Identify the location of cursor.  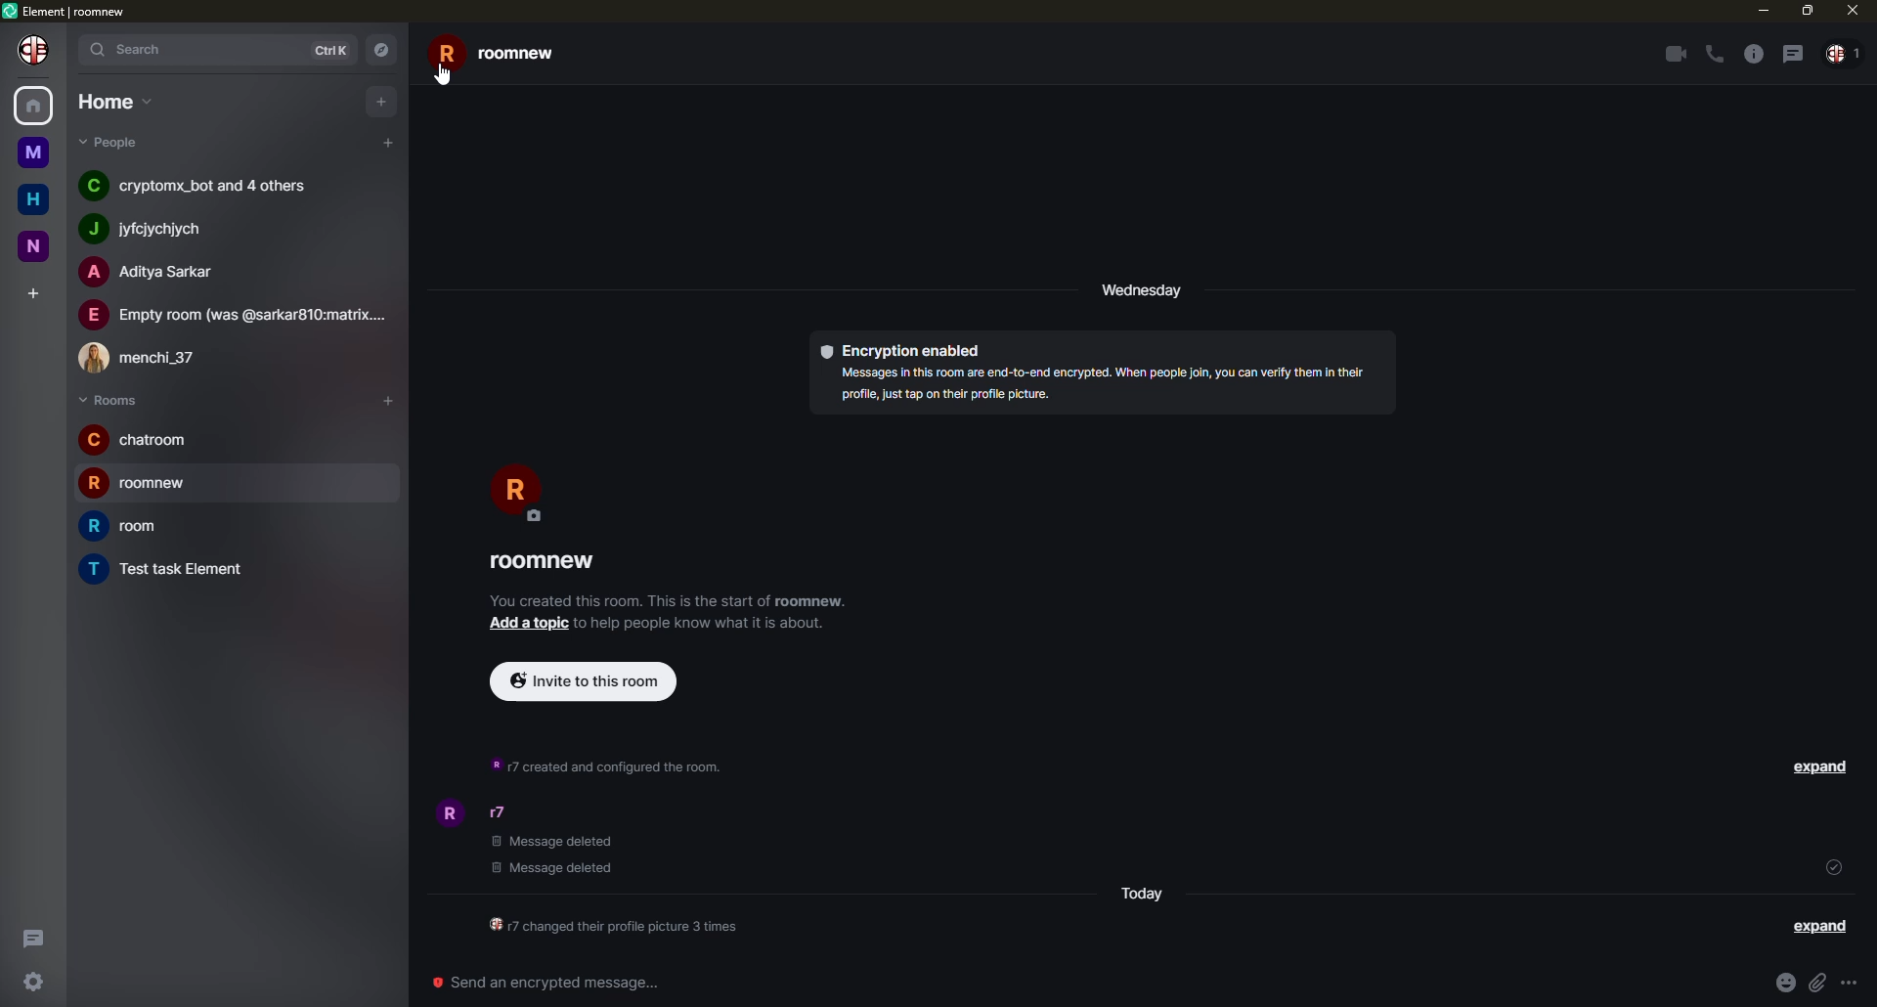
(448, 78).